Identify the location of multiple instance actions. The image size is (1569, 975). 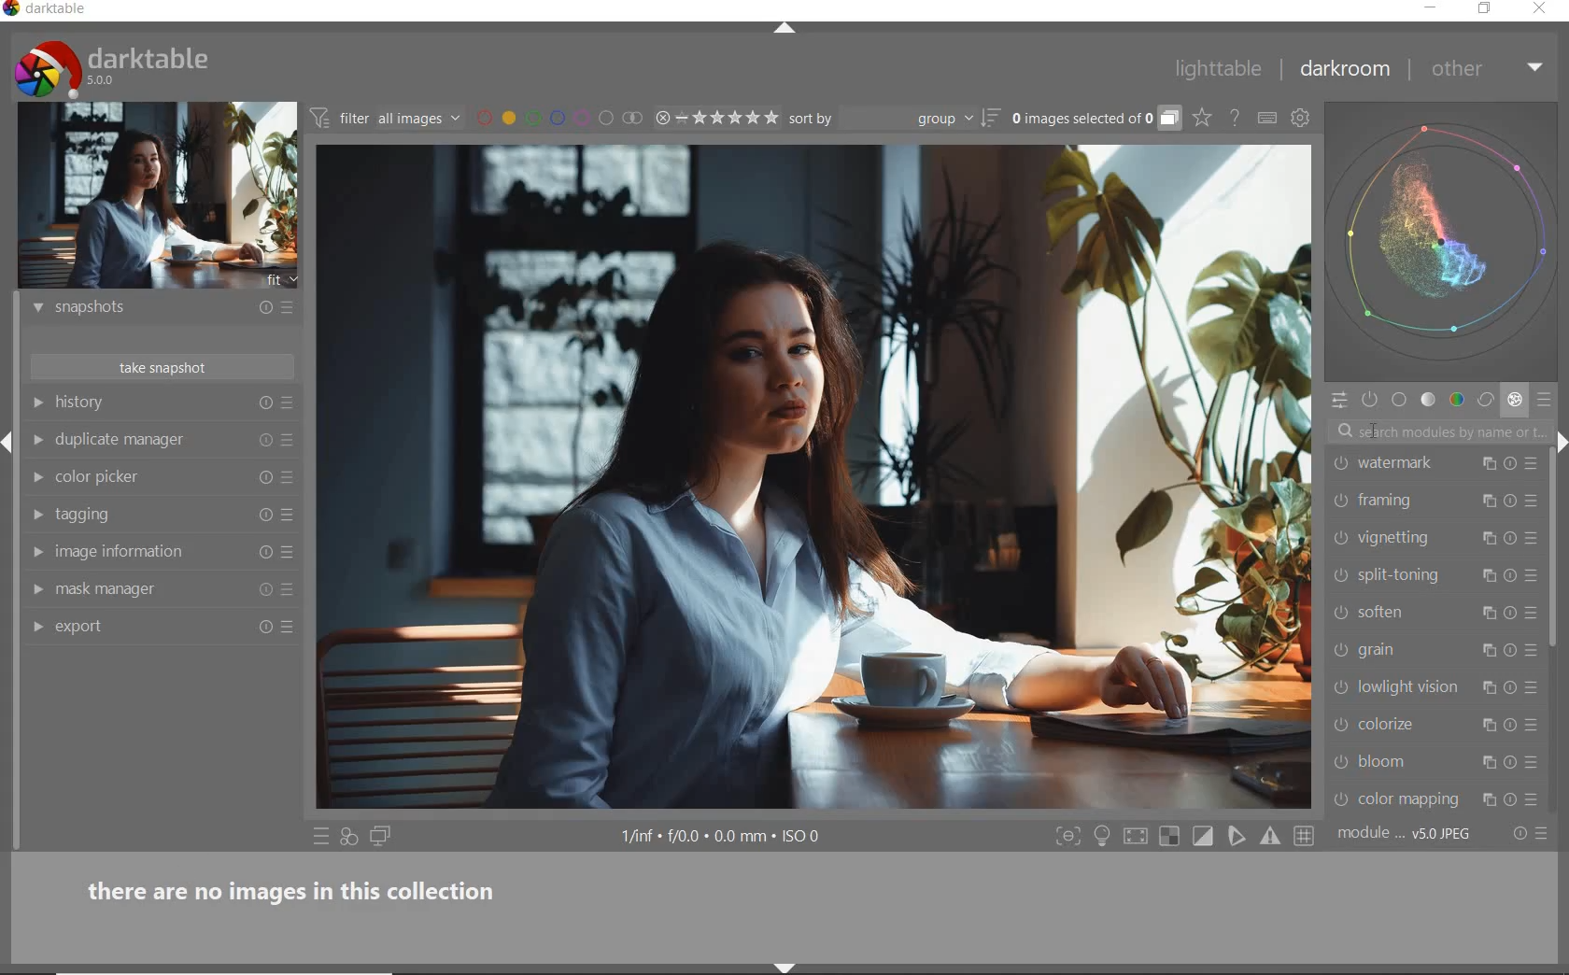
(1487, 538).